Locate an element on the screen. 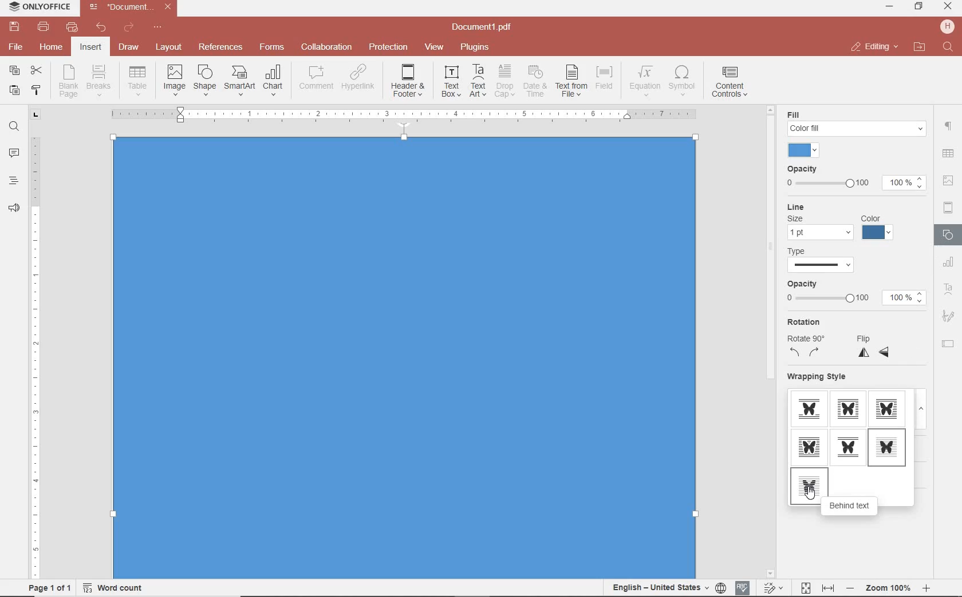  OPACITY SETTINGS is located at coordinates (855, 178).